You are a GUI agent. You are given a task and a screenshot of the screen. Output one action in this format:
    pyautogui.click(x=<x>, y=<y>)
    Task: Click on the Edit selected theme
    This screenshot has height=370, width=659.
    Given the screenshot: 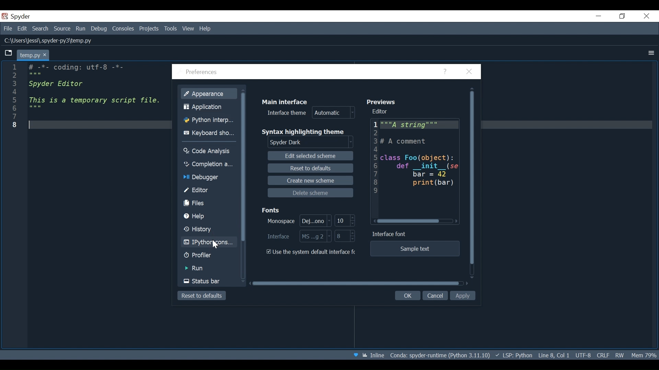 What is the action you would take?
    pyautogui.click(x=310, y=155)
    